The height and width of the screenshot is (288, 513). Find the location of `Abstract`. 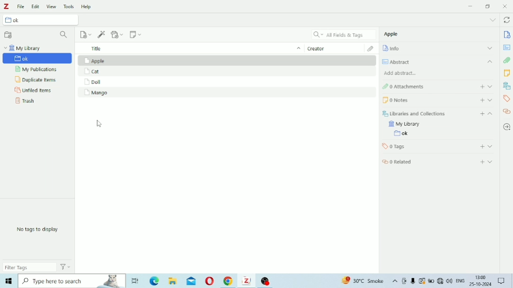

Abstract is located at coordinates (438, 61).